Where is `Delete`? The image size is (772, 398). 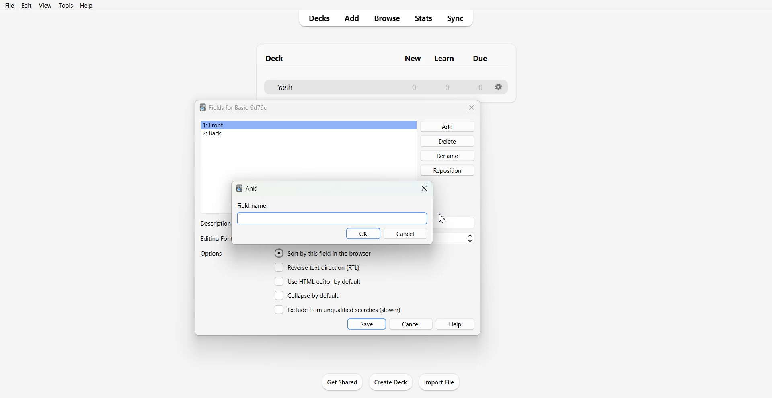
Delete is located at coordinates (448, 141).